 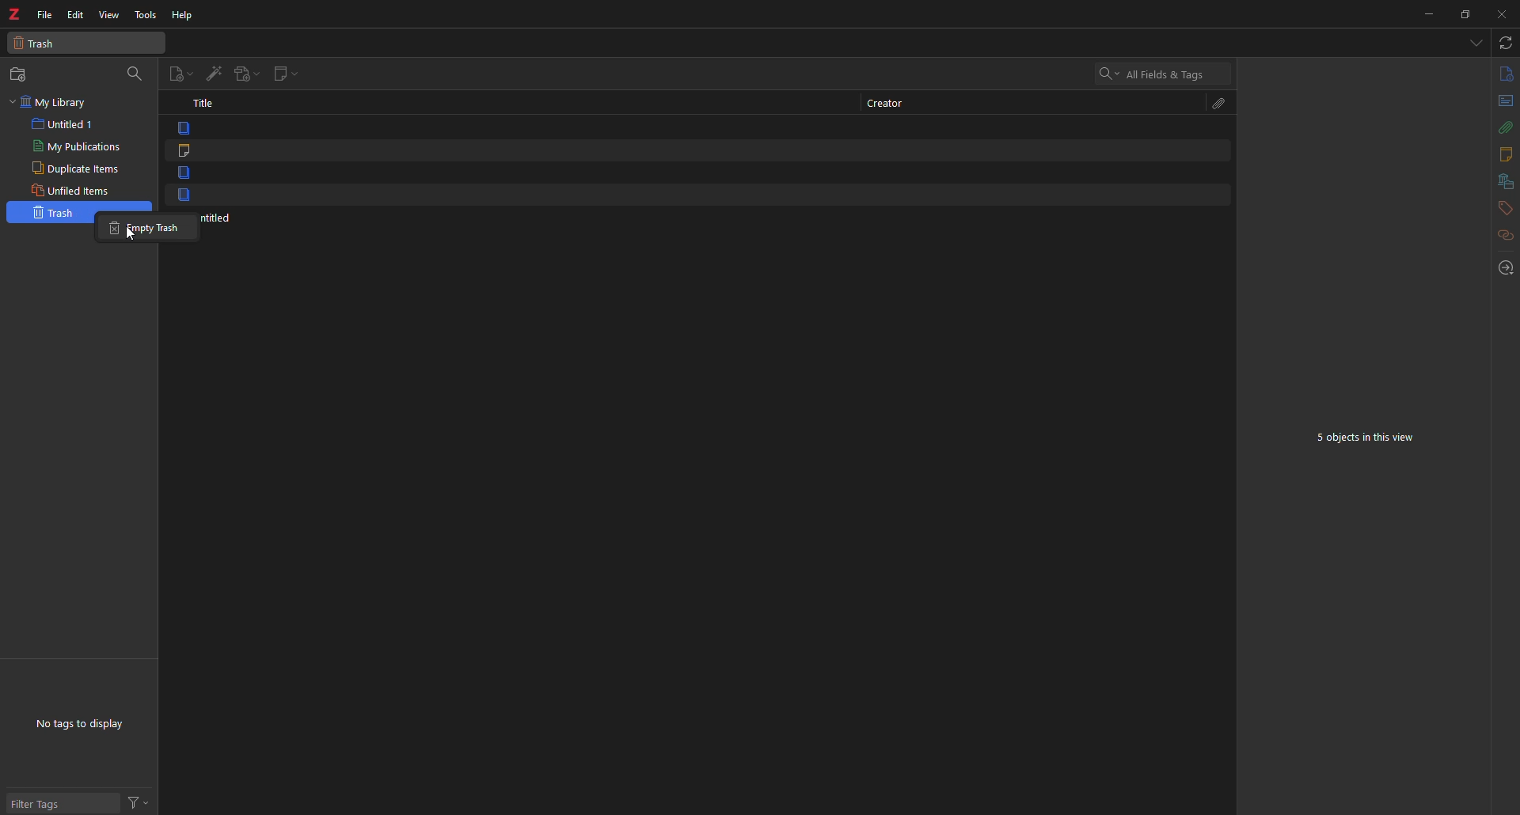 I want to click on duplicate items, so click(x=75, y=169).